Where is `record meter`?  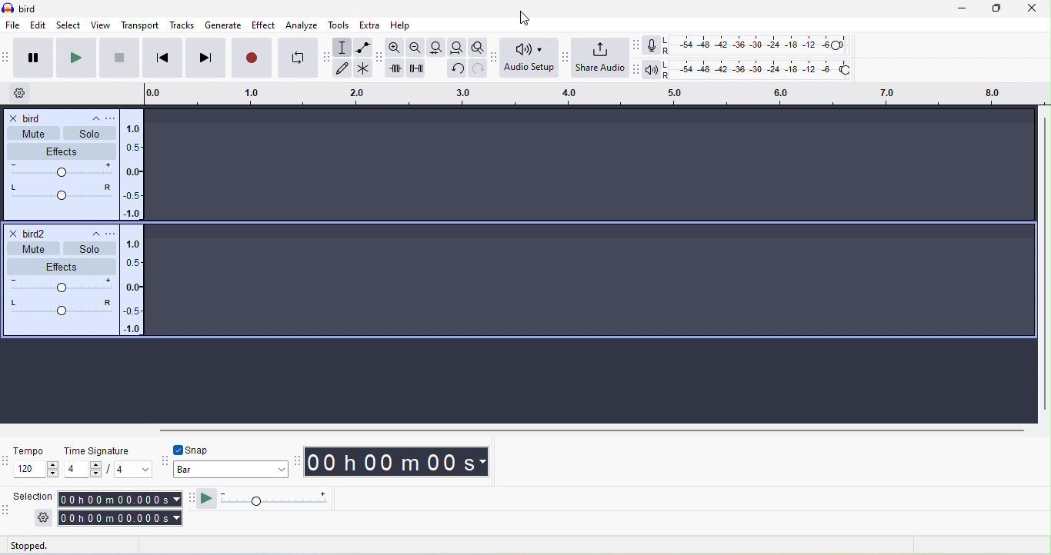 record meter is located at coordinates (649, 45).